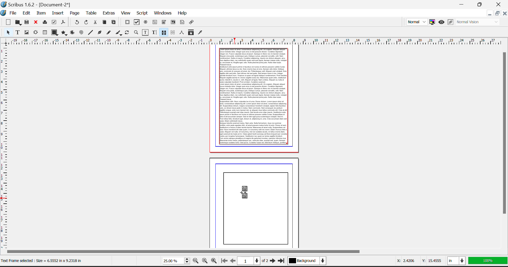 Image resolution: width=508 pixels, height=267 pixels. Describe the element at coordinates (500, 4) in the screenshot. I see `Close` at that location.